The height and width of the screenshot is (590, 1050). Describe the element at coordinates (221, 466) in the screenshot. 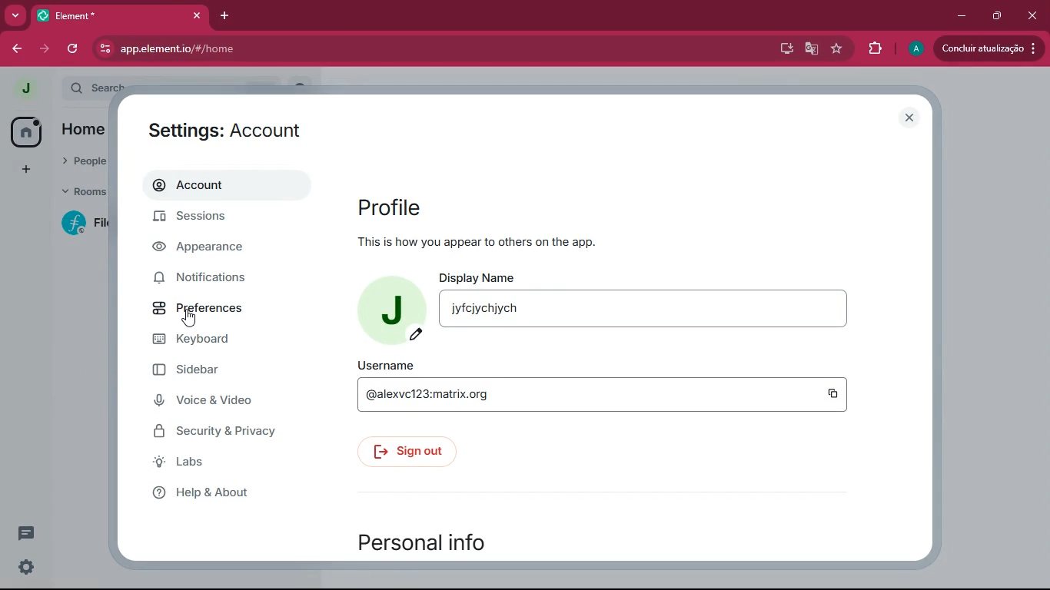

I see `labs` at that location.